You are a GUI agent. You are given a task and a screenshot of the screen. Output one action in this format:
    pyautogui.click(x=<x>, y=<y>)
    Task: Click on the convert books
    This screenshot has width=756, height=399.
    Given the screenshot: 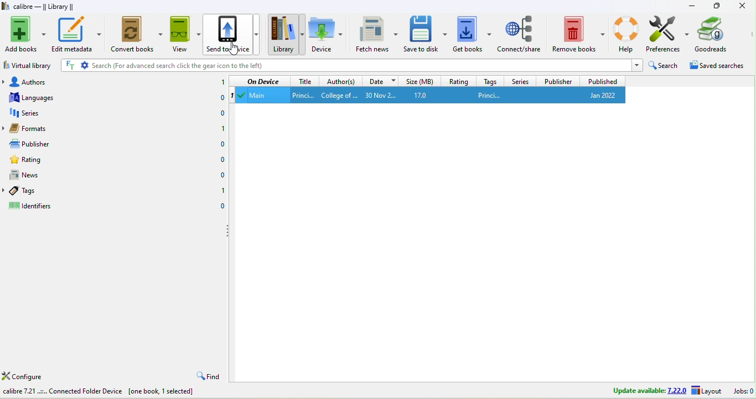 What is the action you would take?
    pyautogui.click(x=137, y=36)
    